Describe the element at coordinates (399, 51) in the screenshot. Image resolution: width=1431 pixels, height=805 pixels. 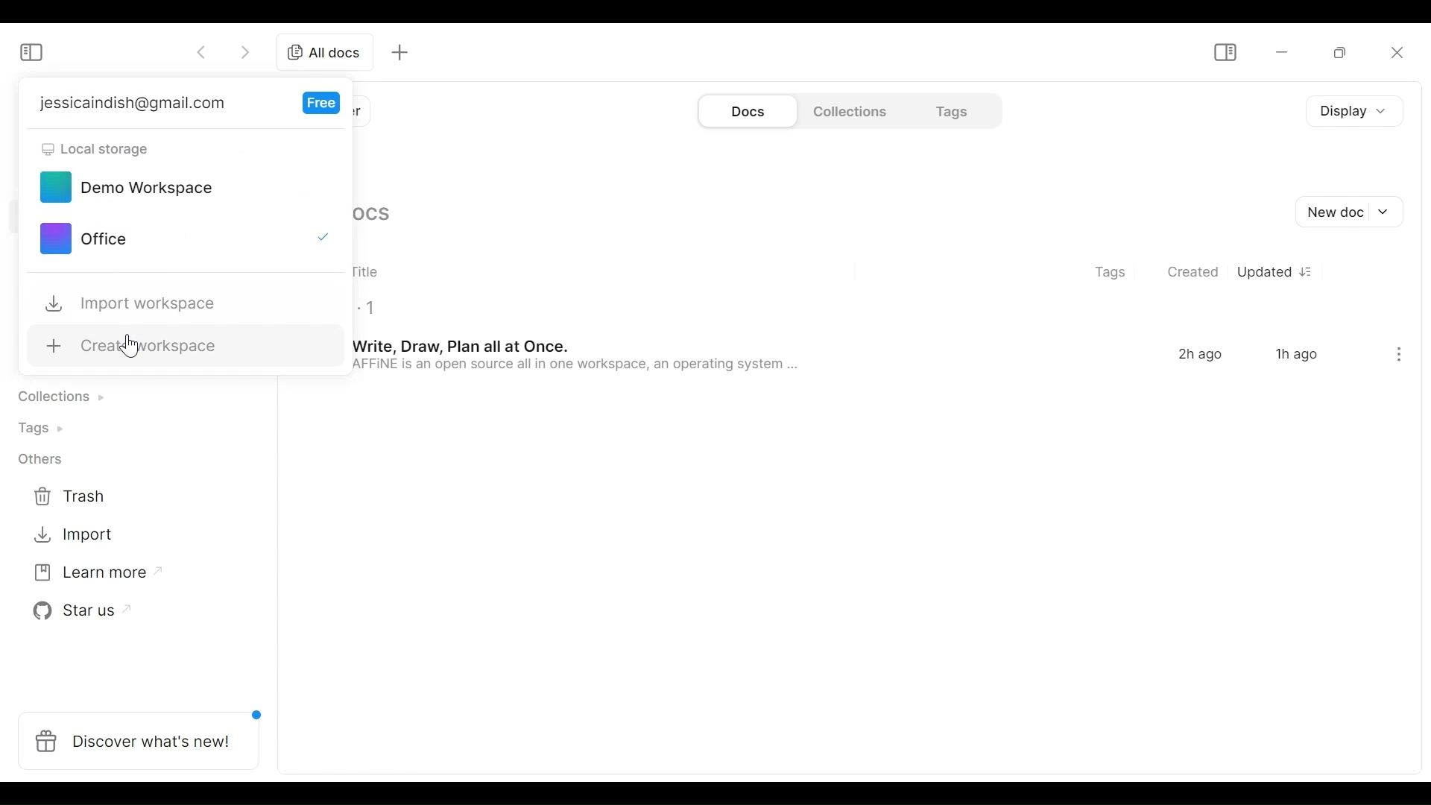
I see `New tab` at that location.